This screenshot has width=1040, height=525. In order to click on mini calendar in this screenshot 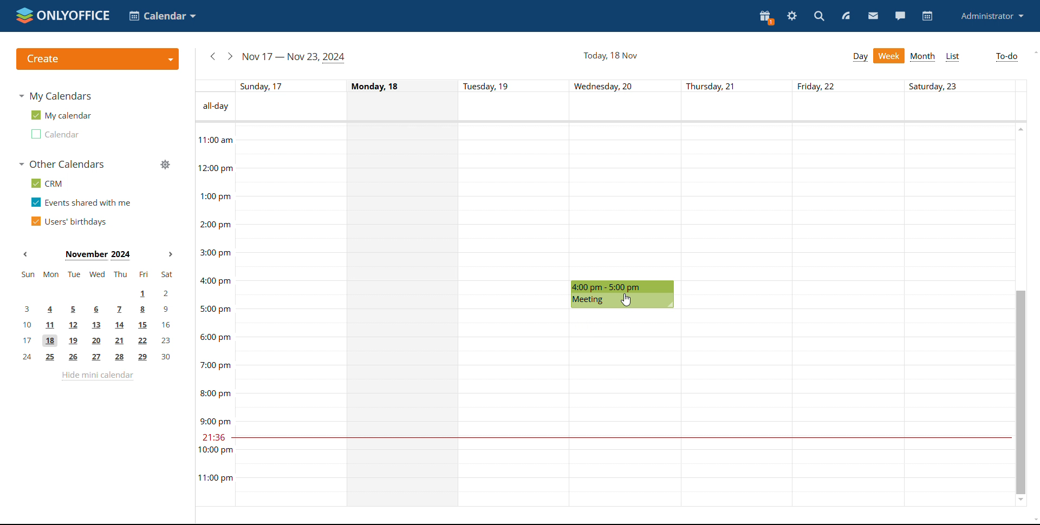, I will do `click(97, 316)`.